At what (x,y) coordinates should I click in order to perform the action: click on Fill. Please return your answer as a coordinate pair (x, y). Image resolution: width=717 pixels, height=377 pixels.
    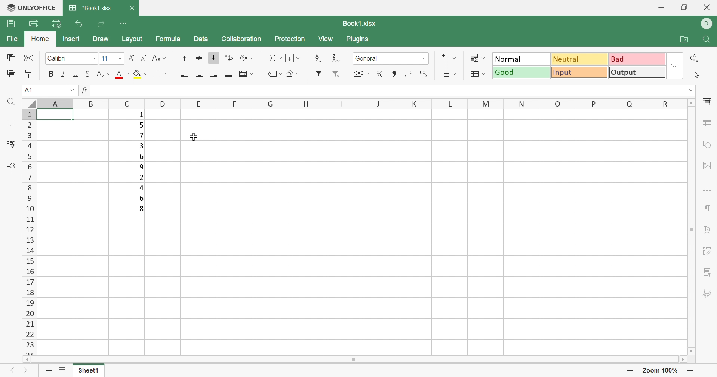
    Looking at the image, I should click on (292, 58).